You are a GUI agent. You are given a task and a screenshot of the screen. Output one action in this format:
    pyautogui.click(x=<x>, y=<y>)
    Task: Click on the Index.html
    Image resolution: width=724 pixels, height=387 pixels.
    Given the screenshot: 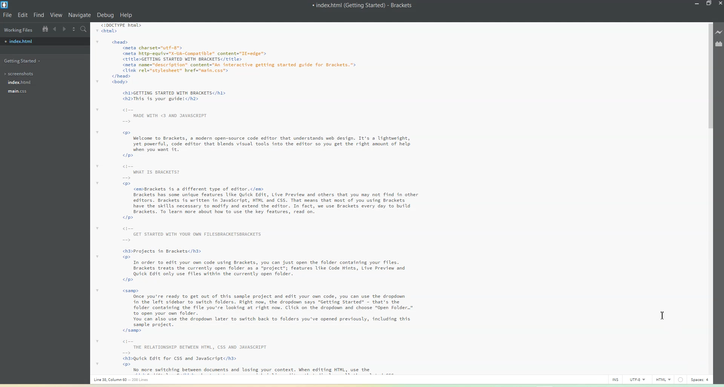 What is the action you would take?
    pyautogui.click(x=21, y=41)
    